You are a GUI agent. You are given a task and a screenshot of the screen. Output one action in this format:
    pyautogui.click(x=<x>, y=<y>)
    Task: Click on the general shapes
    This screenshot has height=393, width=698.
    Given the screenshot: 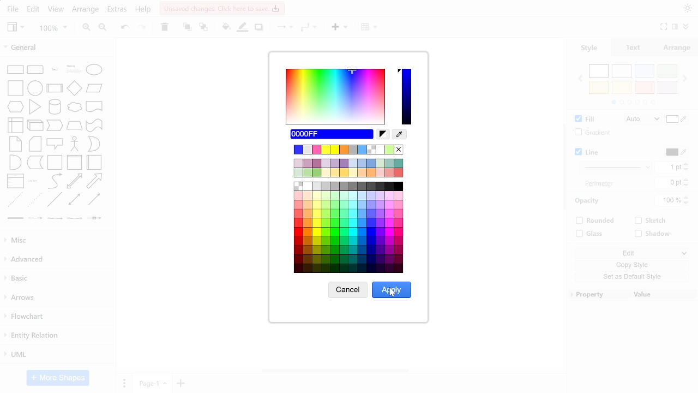 What is the action you would take?
    pyautogui.click(x=57, y=141)
    